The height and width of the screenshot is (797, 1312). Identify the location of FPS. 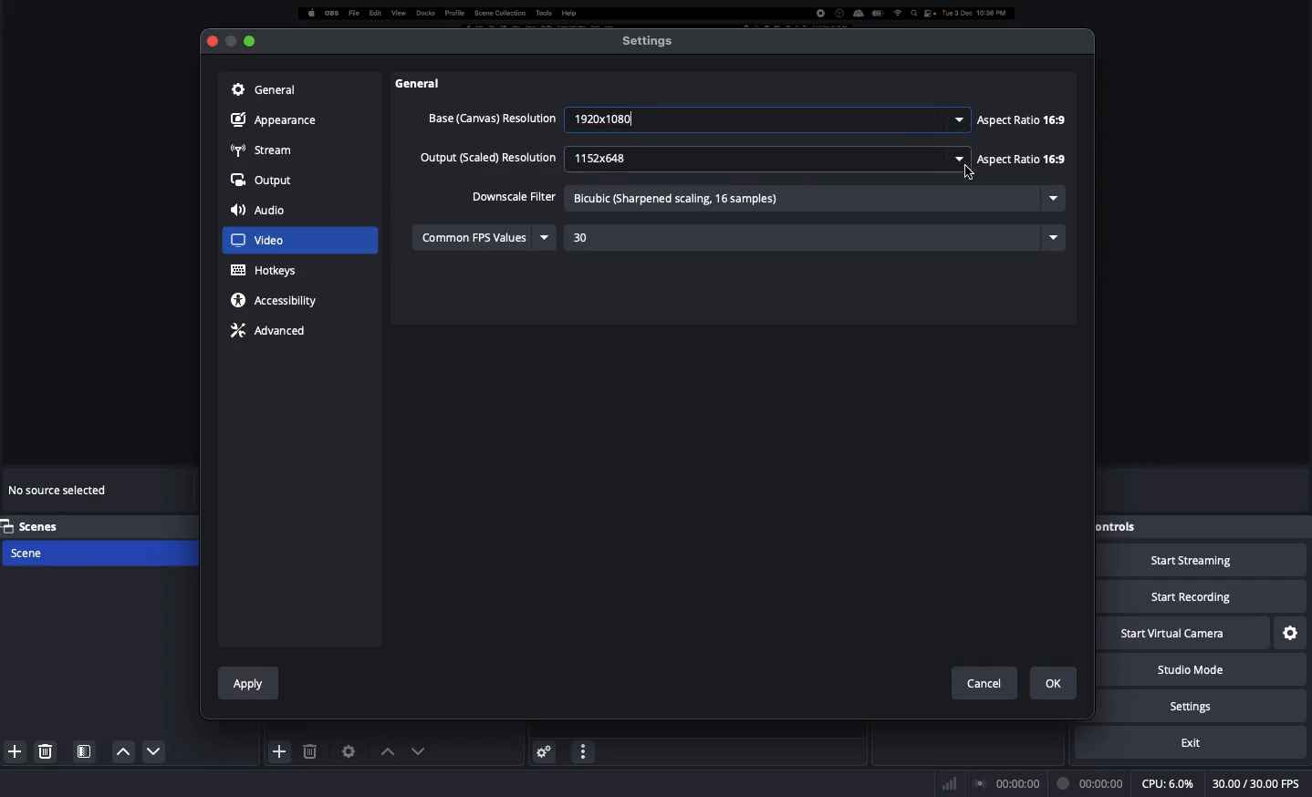
(1259, 784).